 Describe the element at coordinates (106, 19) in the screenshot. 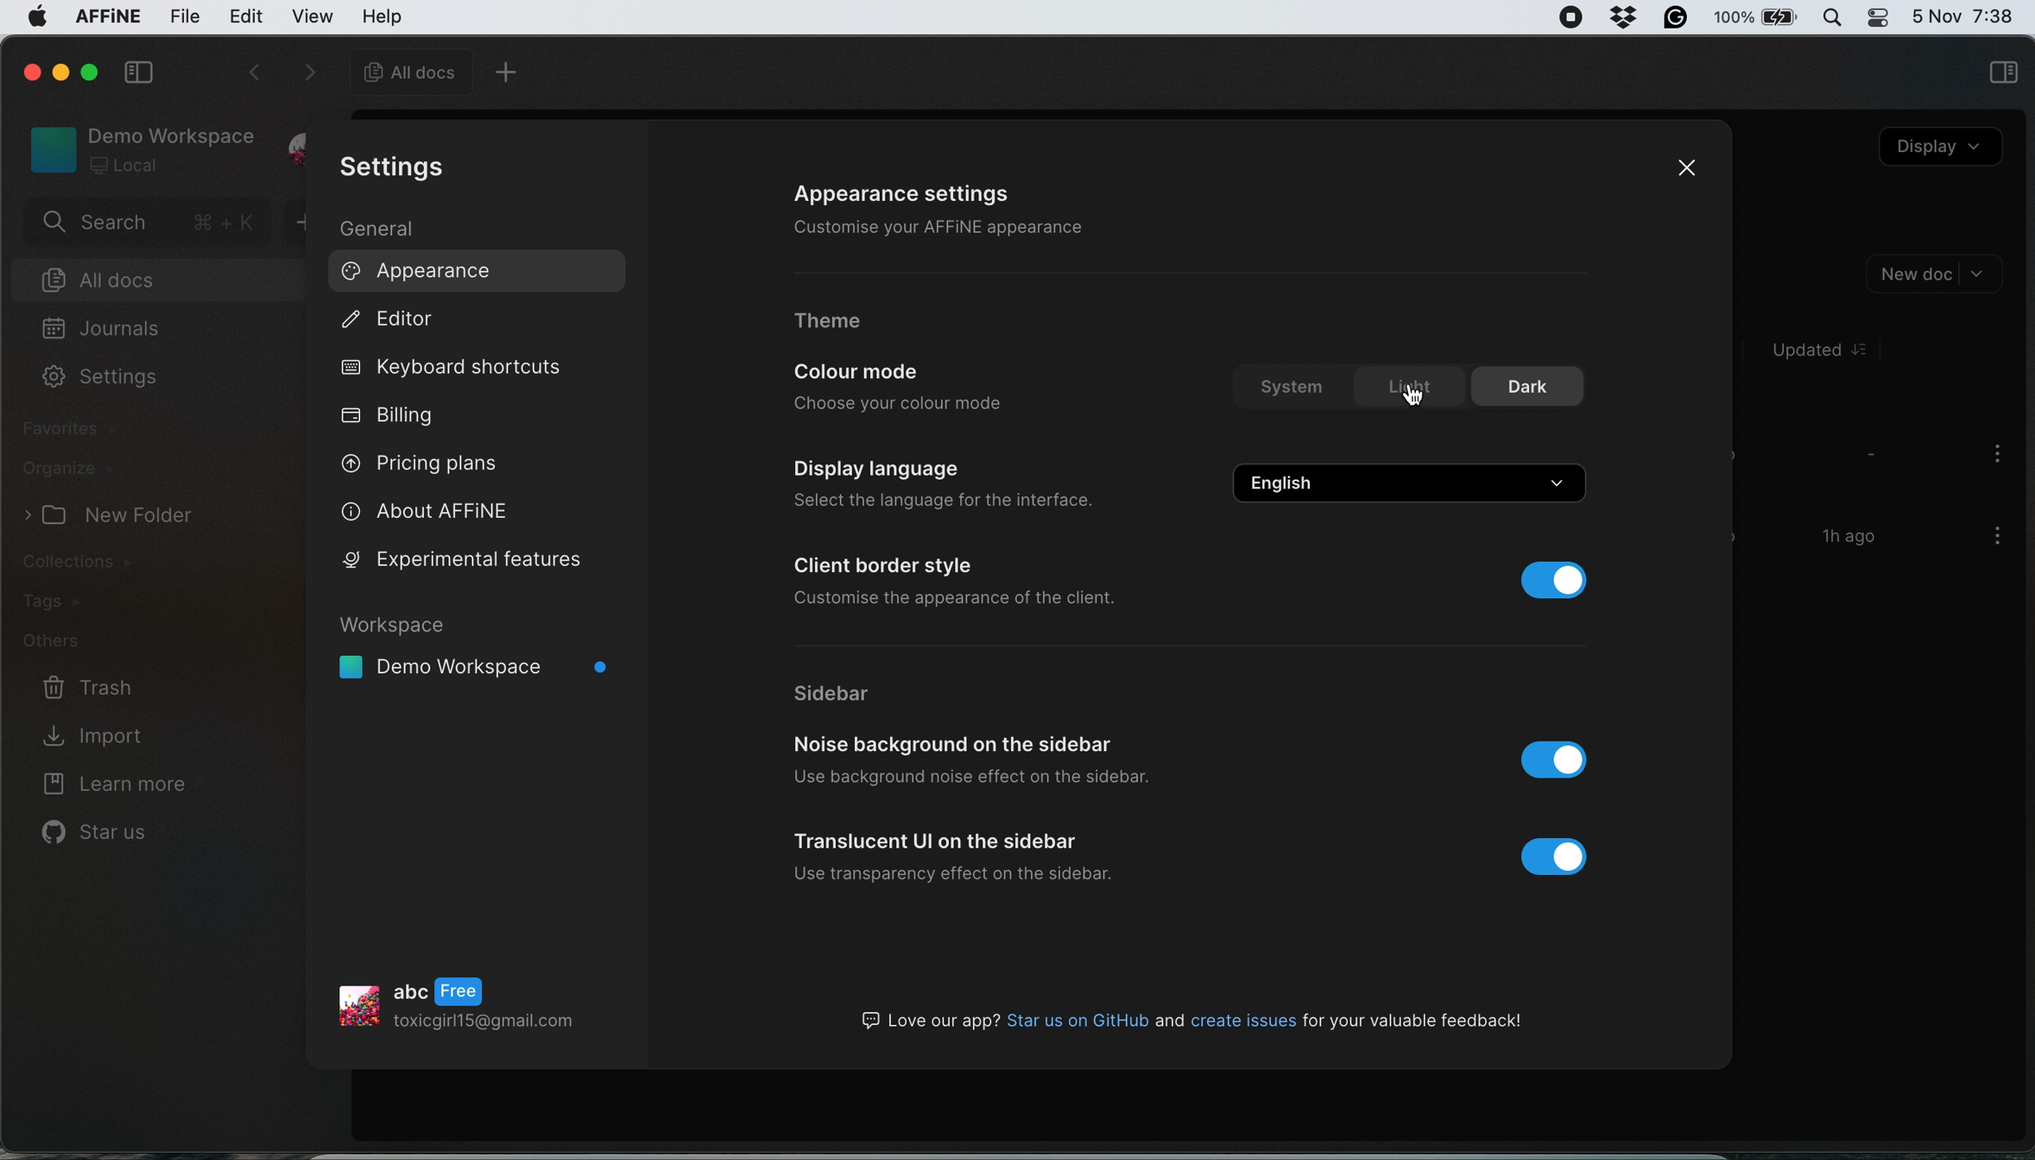

I see `affine` at that location.